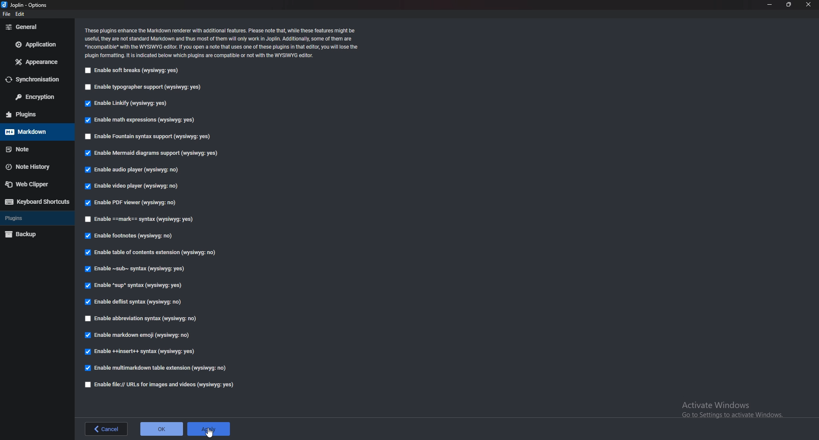  I want to click on Minimize, so click(770, 5).